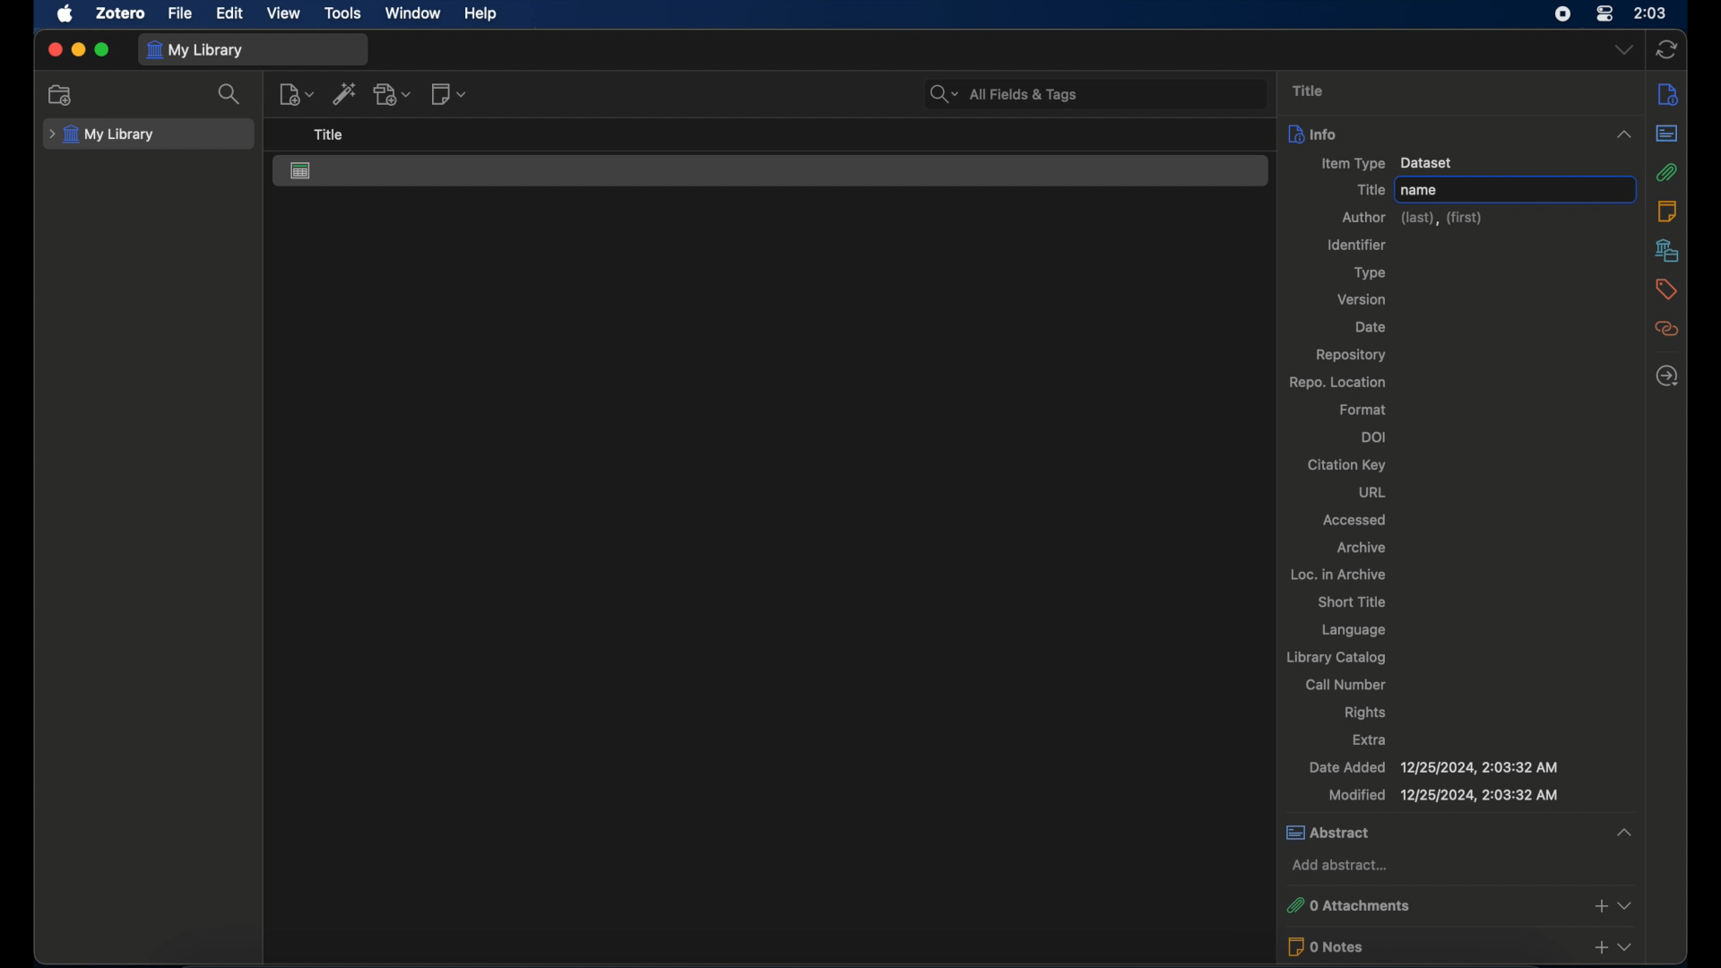  I want to click on 0 attachments, so click(1459, 903).